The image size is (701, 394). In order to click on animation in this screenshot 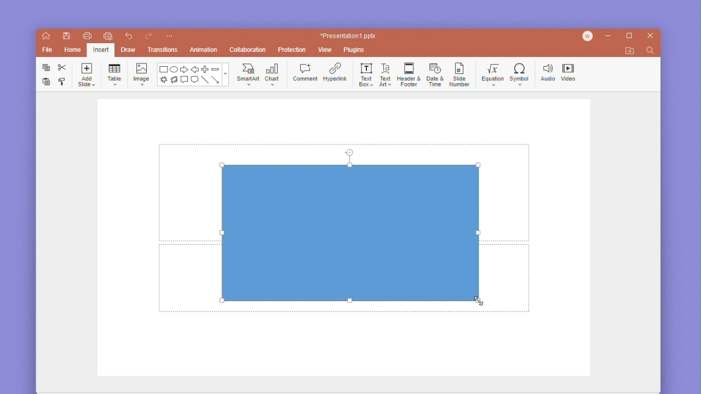, I will do `click(204, 49)`.